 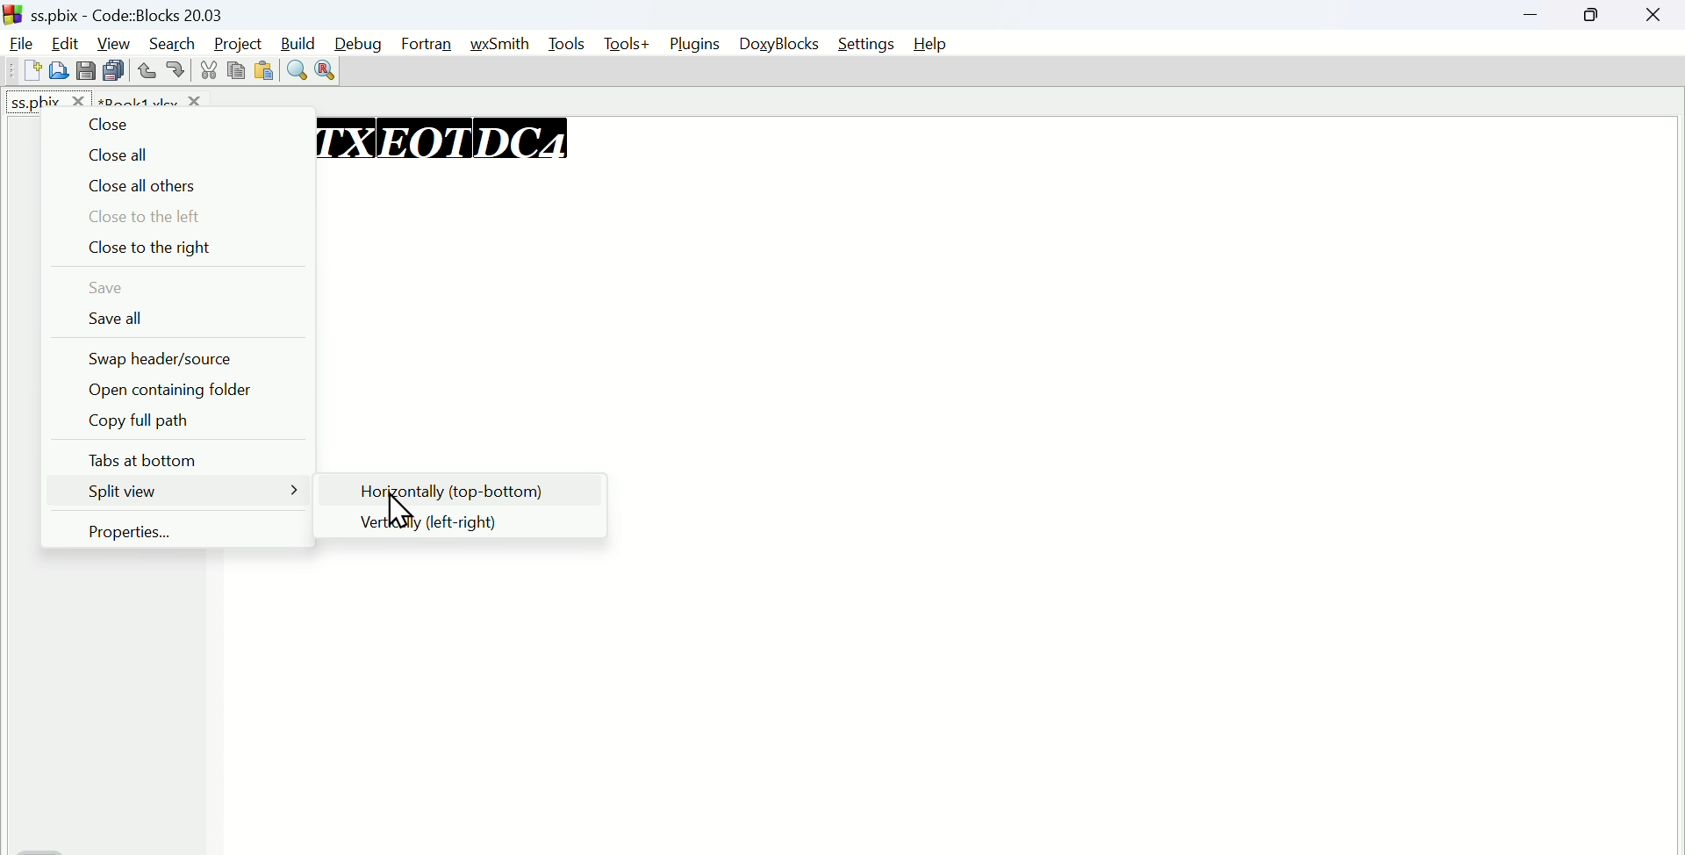 What do you see at coordinates (152, 97) in the screenshot?
I see `book1.xlsx` at bounding box center [152, 97].